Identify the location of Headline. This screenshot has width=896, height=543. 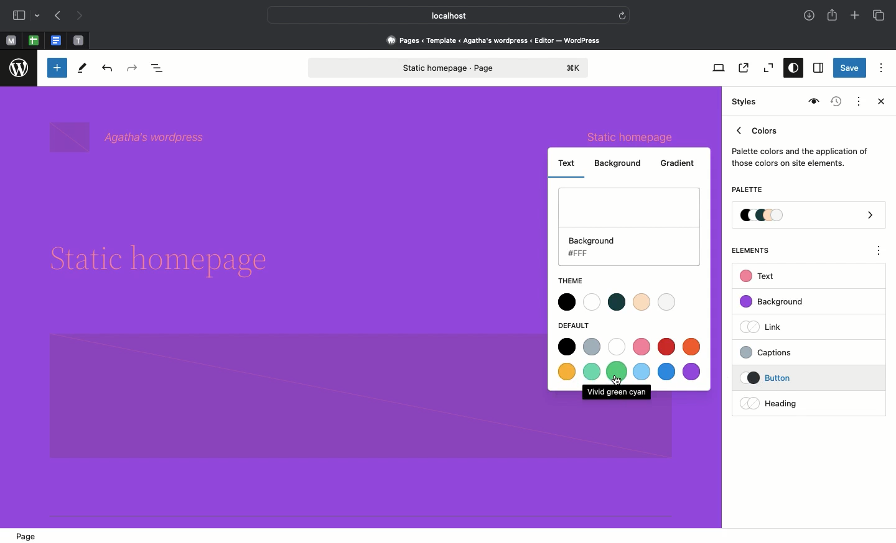
(169, 261).